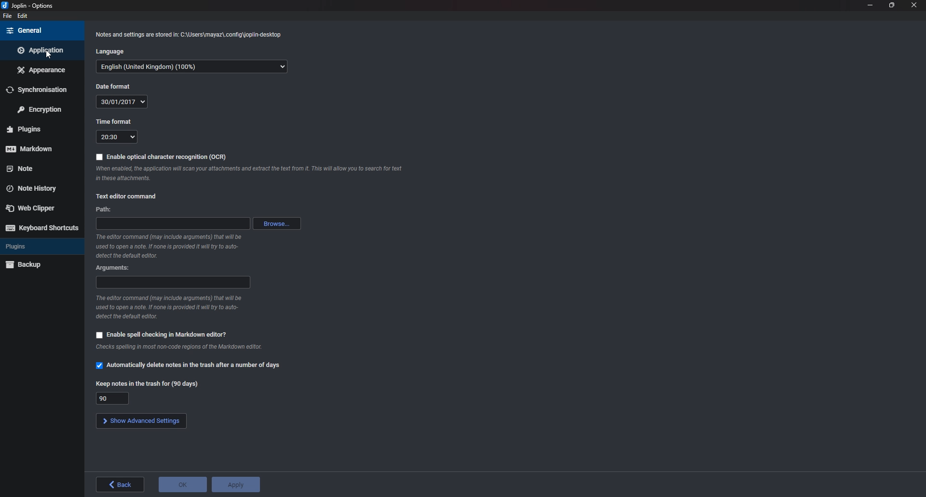  What do you see at coordinates (103, 209) in the screenshot?
I see `path` at bounding box center [103, 209].